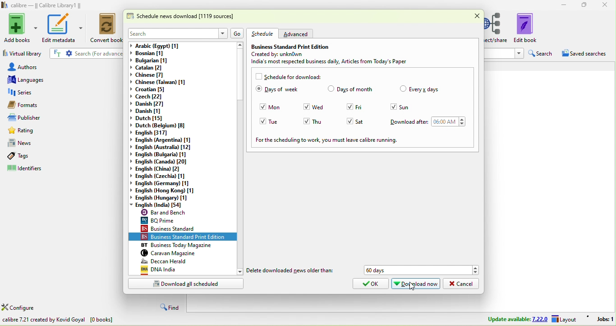  What do you see at coordinates (63, 80) in the screenshot?
I see `languages` at bounding box center [63, 80].